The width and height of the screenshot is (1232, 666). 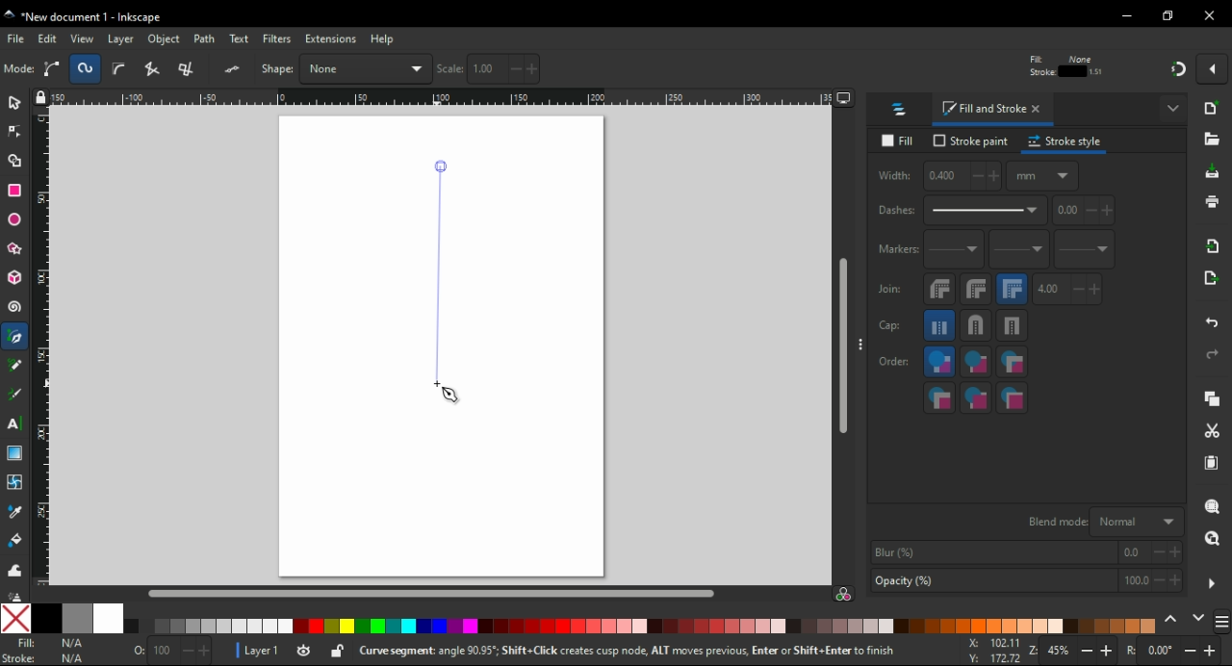 I want to click on rasie to top, so click(x=316, y=68).